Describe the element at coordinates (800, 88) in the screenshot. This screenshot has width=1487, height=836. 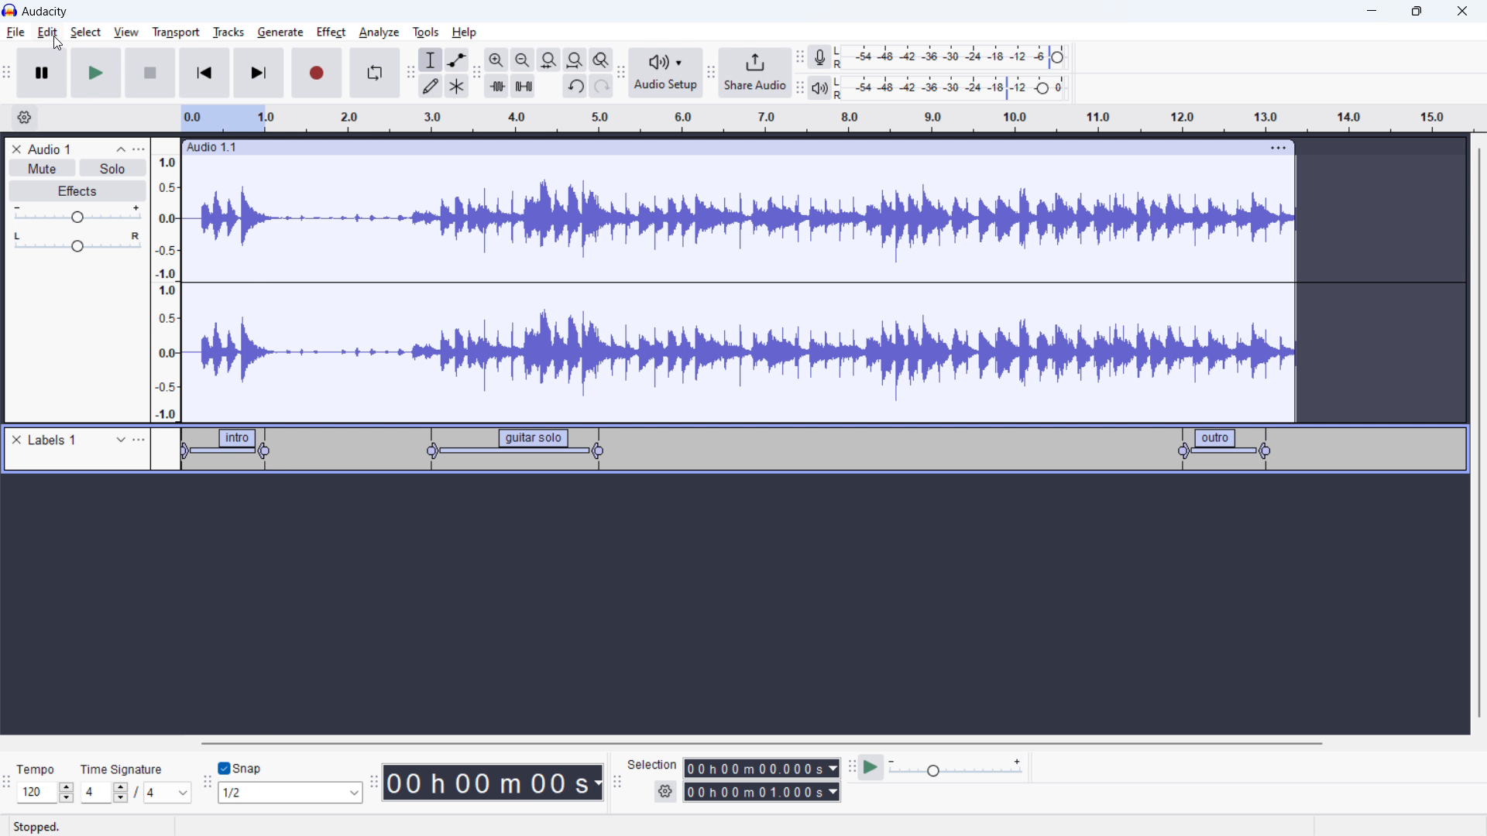
I see `playback meter toolbar` at that location.